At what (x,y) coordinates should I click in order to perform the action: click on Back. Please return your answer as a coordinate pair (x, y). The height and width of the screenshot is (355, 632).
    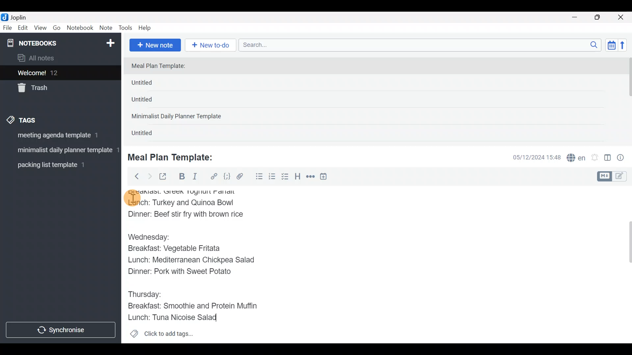
    Looking at the image, I should click on (134, 176).